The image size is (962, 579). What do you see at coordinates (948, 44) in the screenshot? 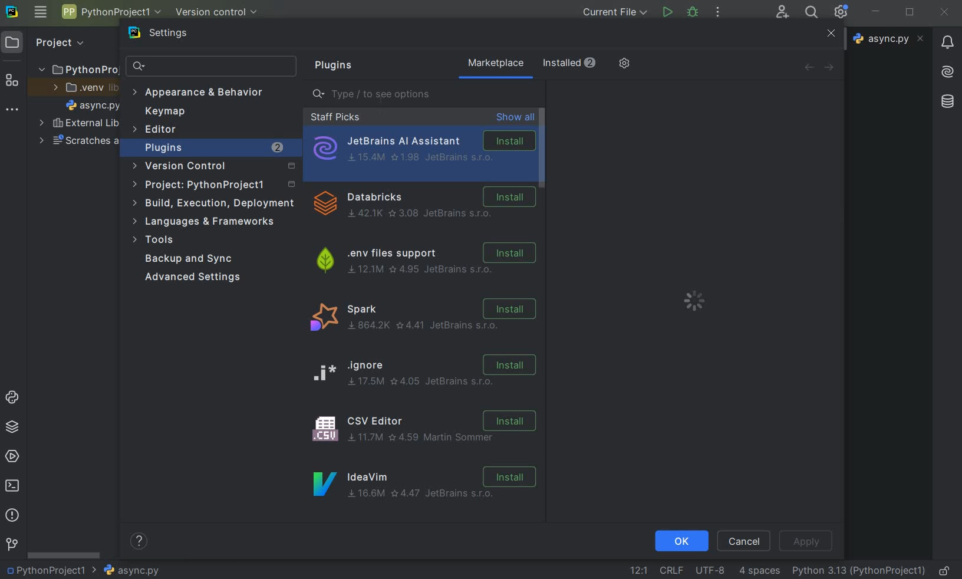
I see `notifications` at bounding box center [948, 44].